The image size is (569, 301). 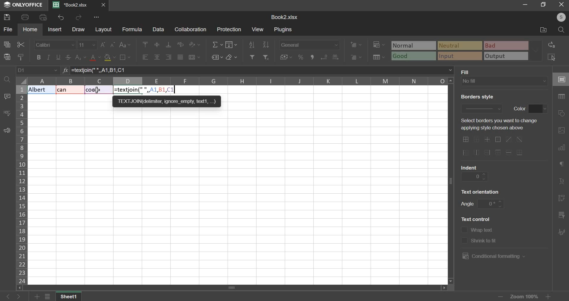 I want to click on text, so click(x=467, y=205).